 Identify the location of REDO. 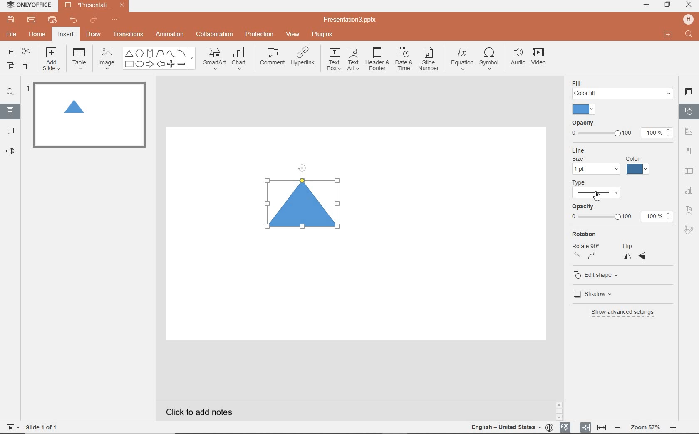
(94, 20).